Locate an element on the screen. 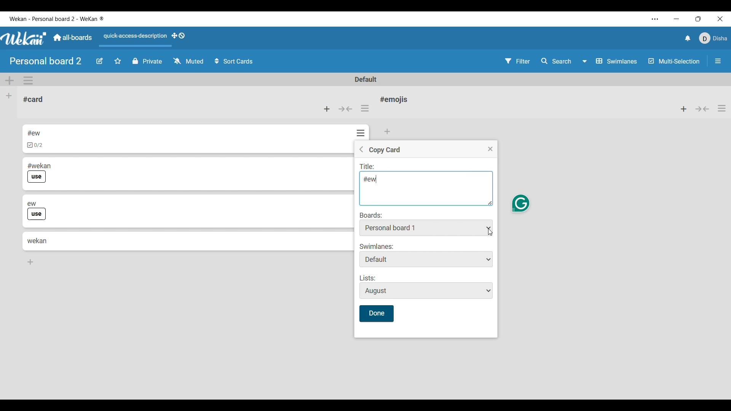 This screenshot has width=731, height=411. Options is located at coordinates (362, 132).